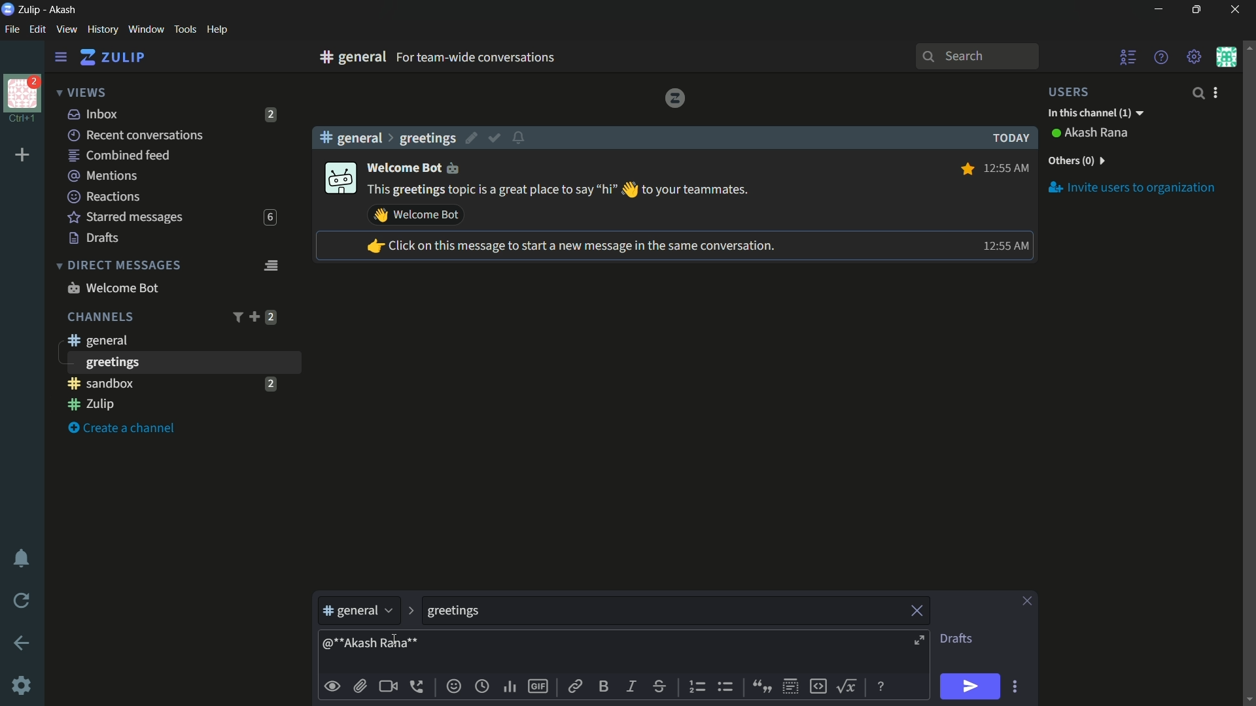  What do you see at coordinates (790, 687) in the screenshot?
I see `spoiler` at bounding box center [790, 687].